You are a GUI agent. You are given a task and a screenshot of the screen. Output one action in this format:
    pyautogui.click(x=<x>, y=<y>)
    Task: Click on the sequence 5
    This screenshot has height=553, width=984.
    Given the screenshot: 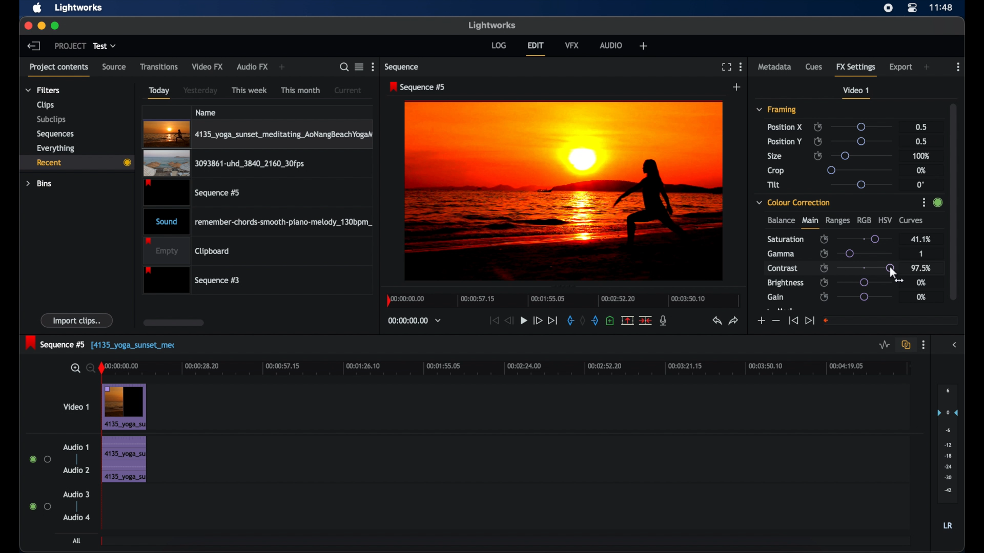 What is the action you would take?
    pyautogui.click(x=56, y=343)
    